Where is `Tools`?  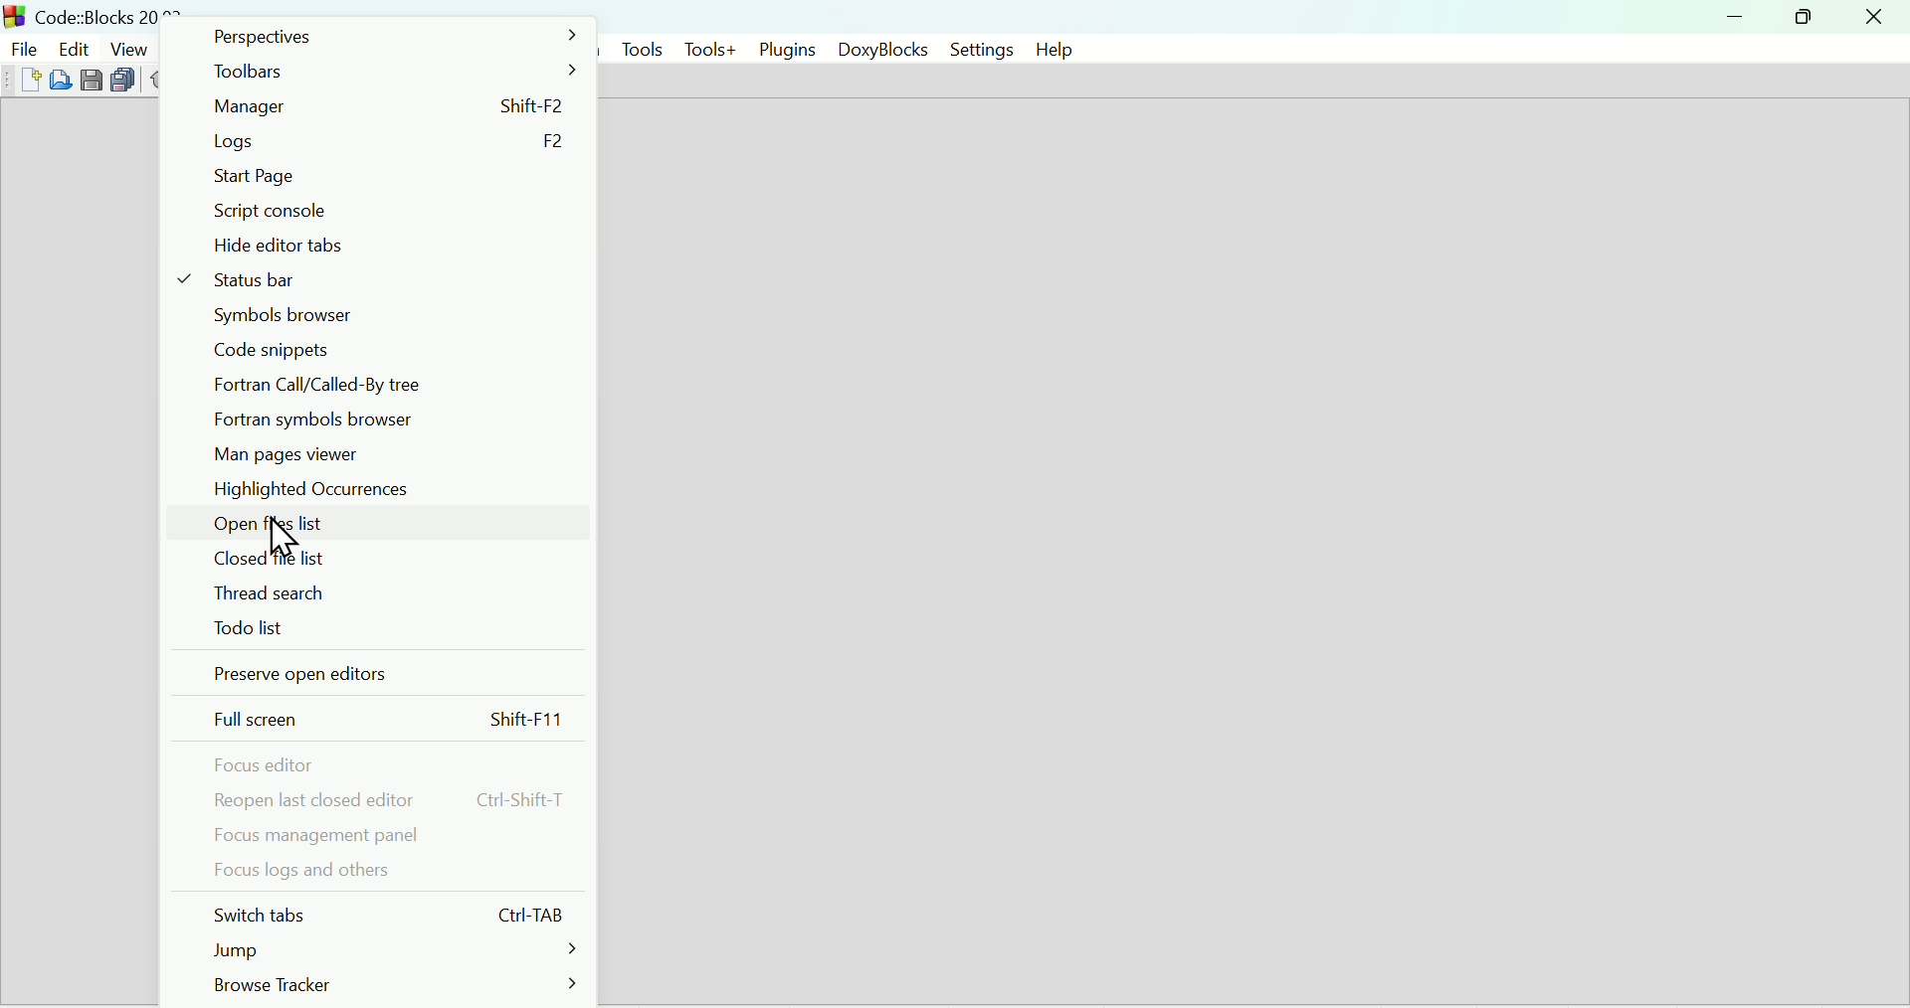
Tools is located at coordinates (638, 48).